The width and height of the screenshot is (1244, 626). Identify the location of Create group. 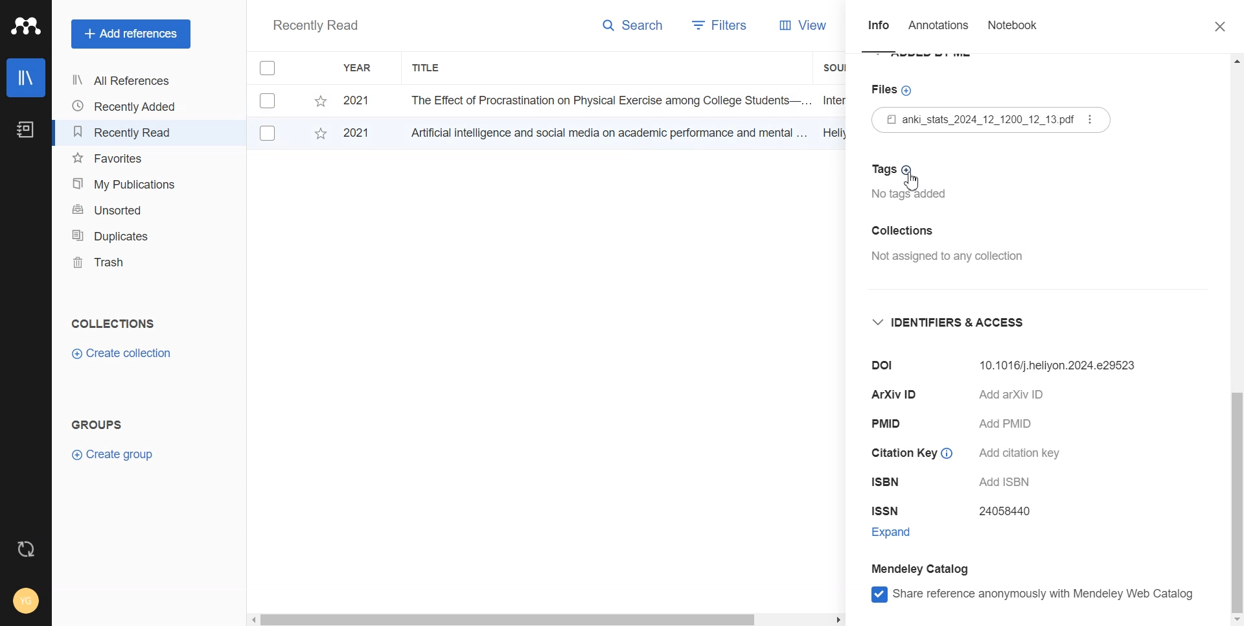
(113, 453).